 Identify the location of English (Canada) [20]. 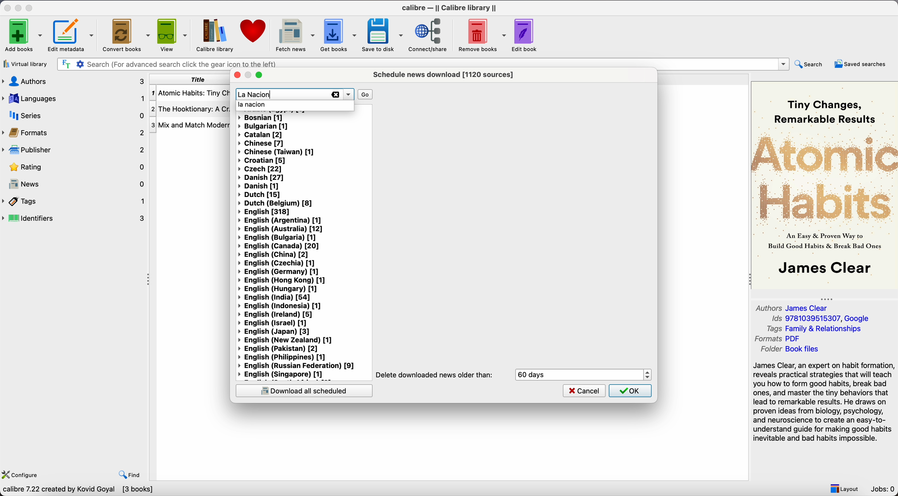
(278, 246).